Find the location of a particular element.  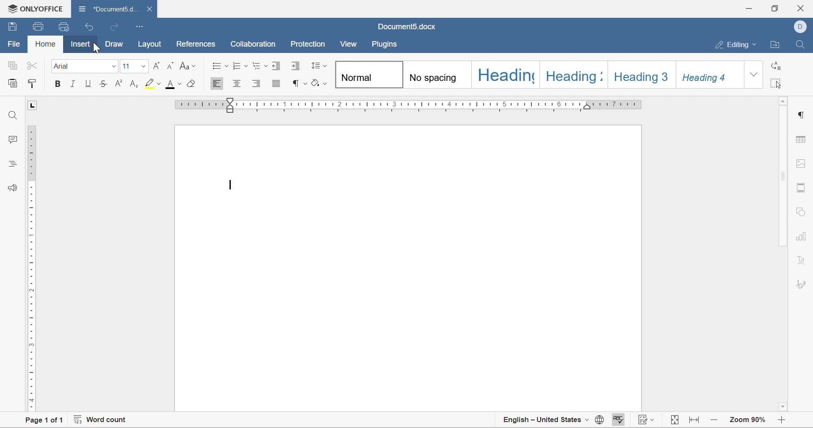

paragraph settings is located at coordinates (804, 114).